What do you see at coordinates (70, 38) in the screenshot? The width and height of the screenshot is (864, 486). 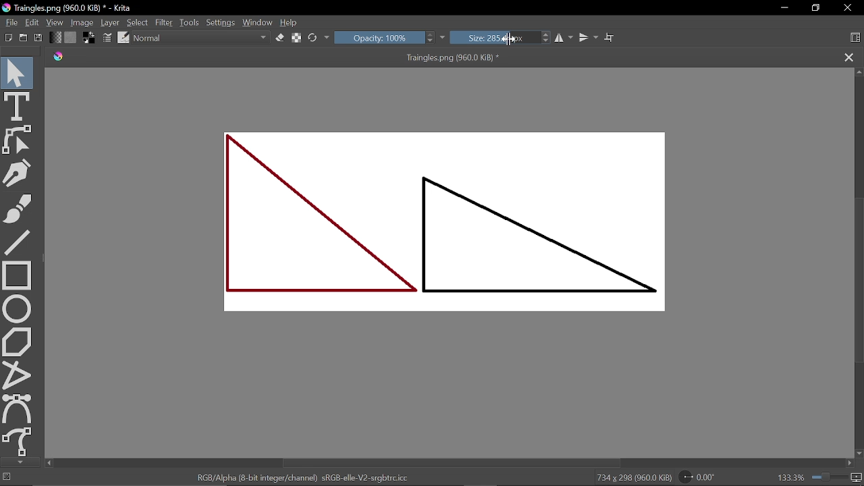 I see `Fill pattern` at bounding box center [70, 38].